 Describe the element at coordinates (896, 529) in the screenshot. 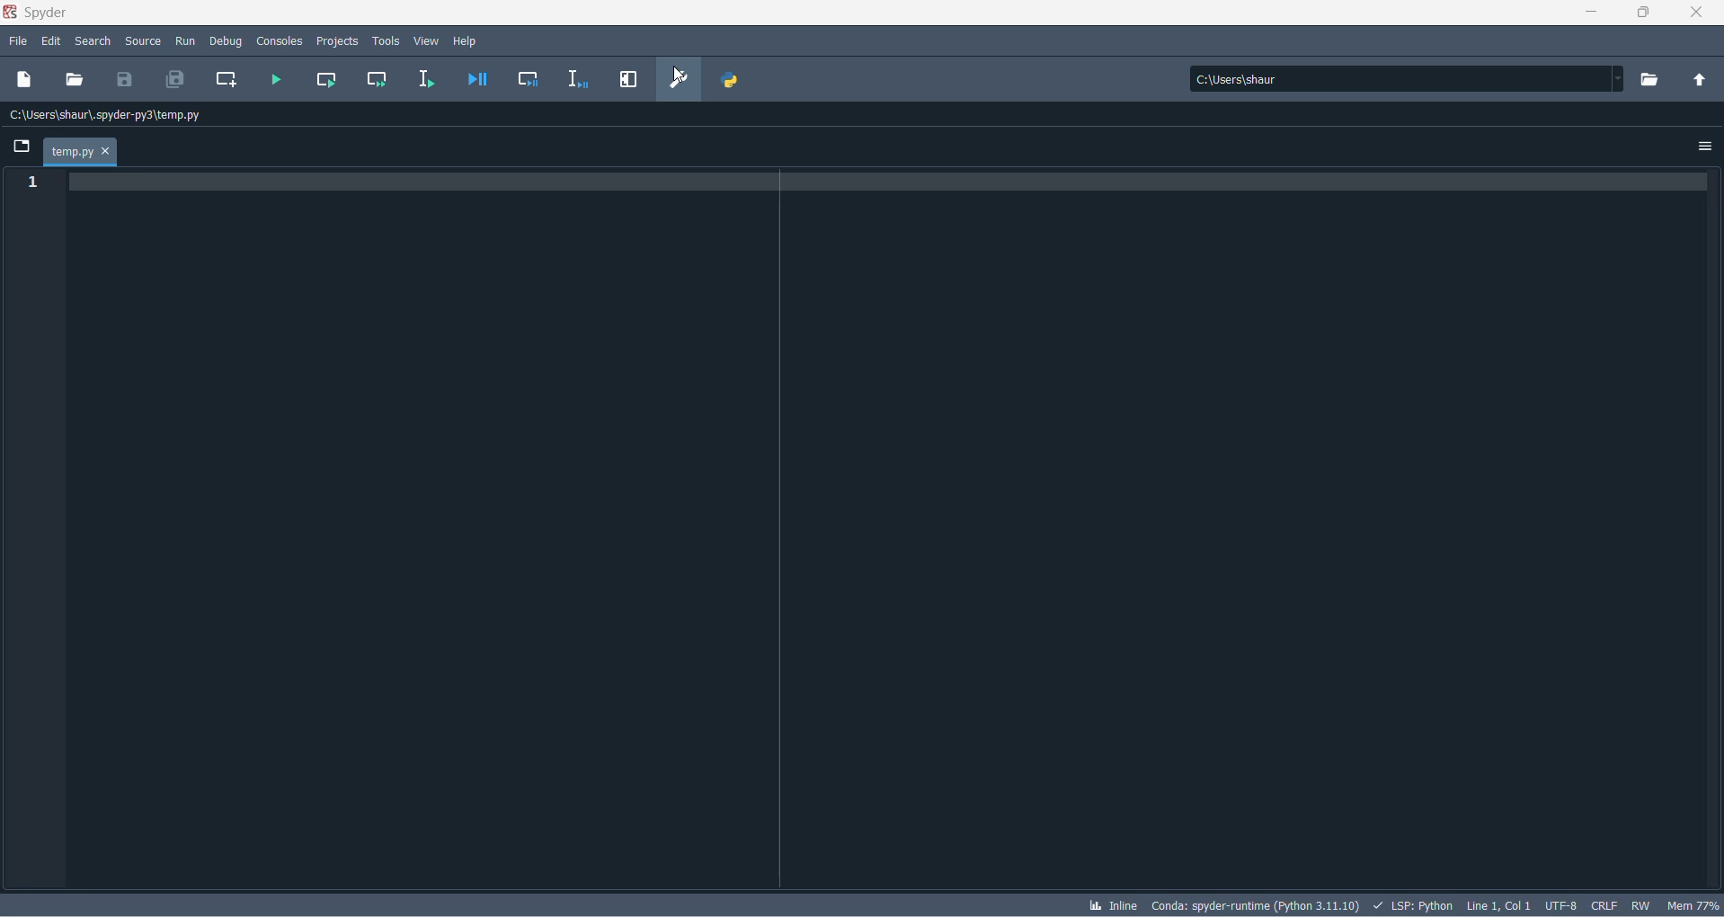

I see `code pad` at that location.